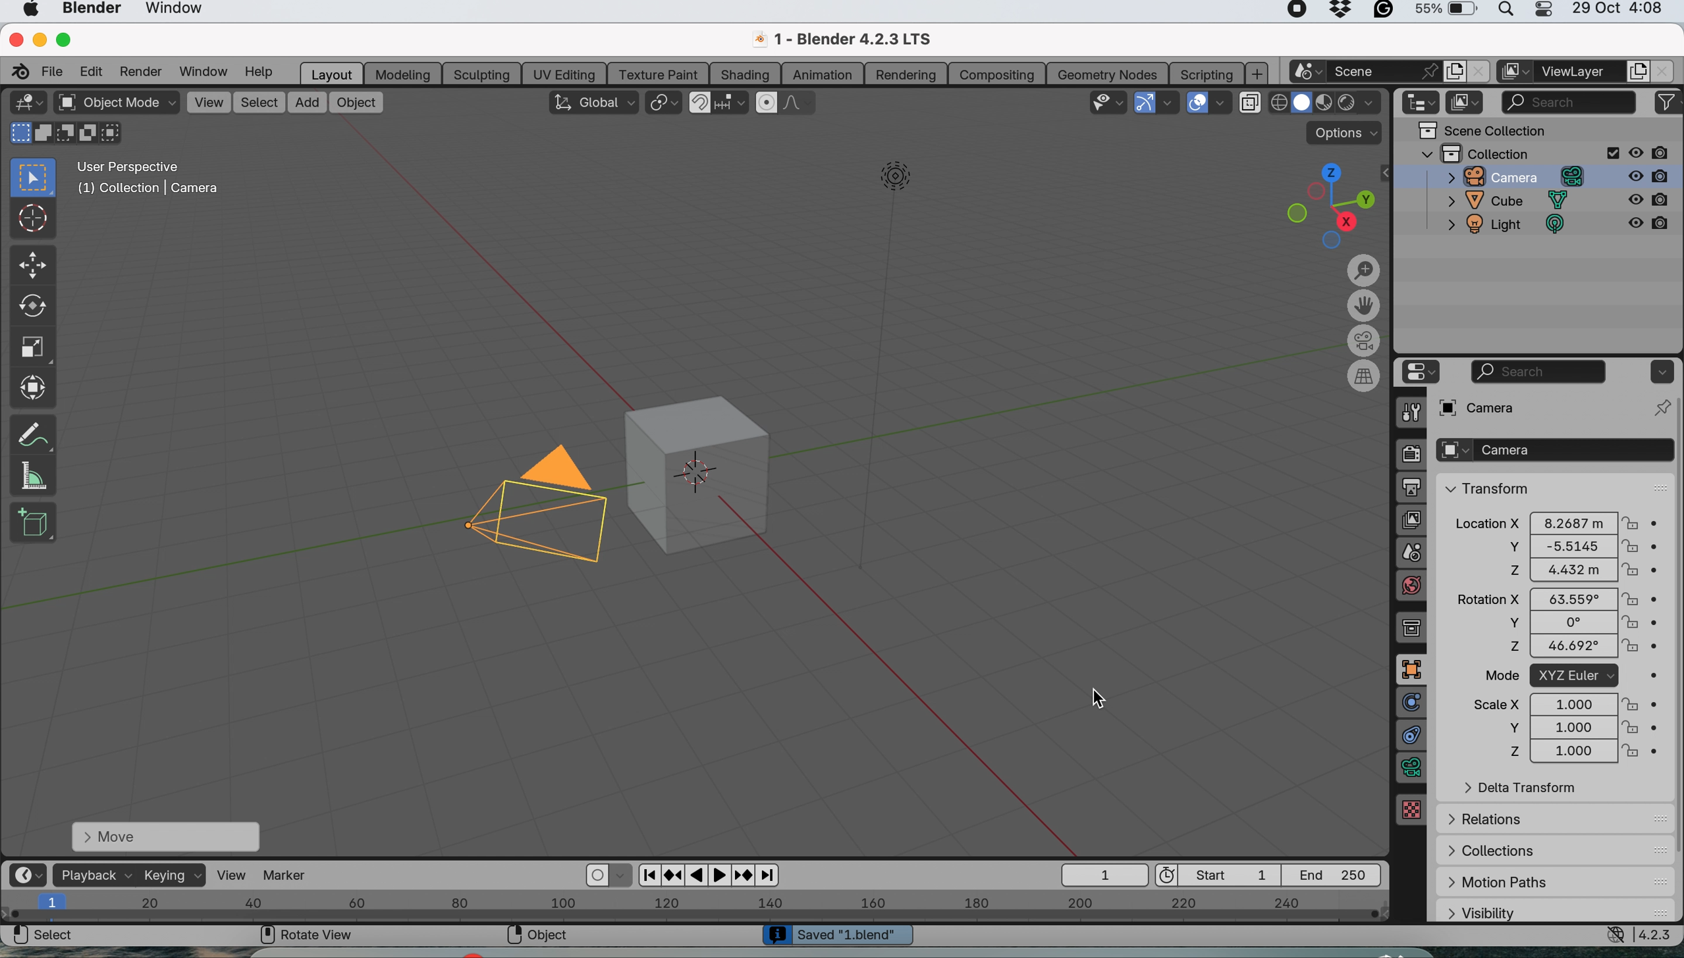 The height and width of the screenshot is (958, 1684). Describe the element at coordinates (801, 105) in the screenshot. I see `proportional editing falloff` at that location.